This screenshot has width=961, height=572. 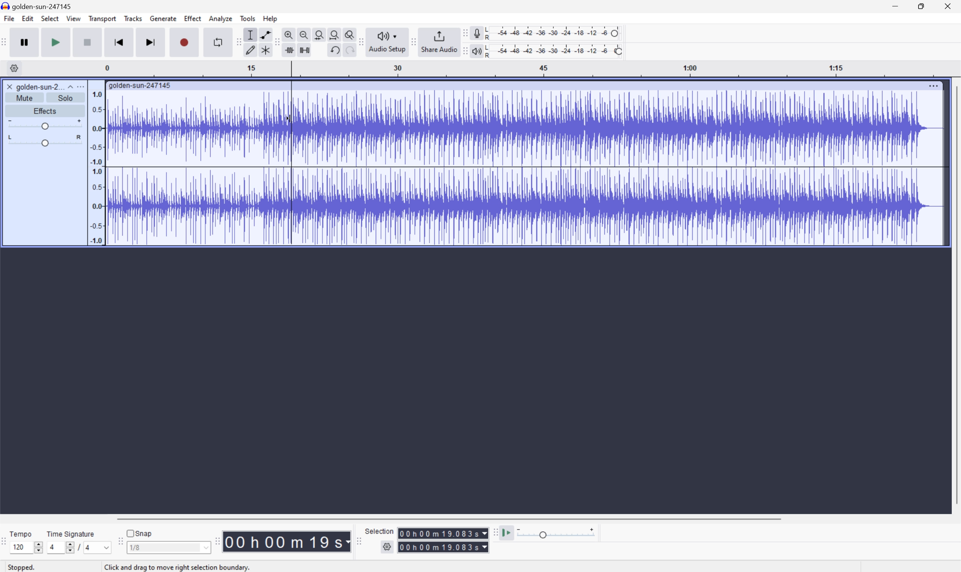 What do you see at coordinates (320, 34) in the screenshot?
I see `selection to width` at bounding box center [320, 34].